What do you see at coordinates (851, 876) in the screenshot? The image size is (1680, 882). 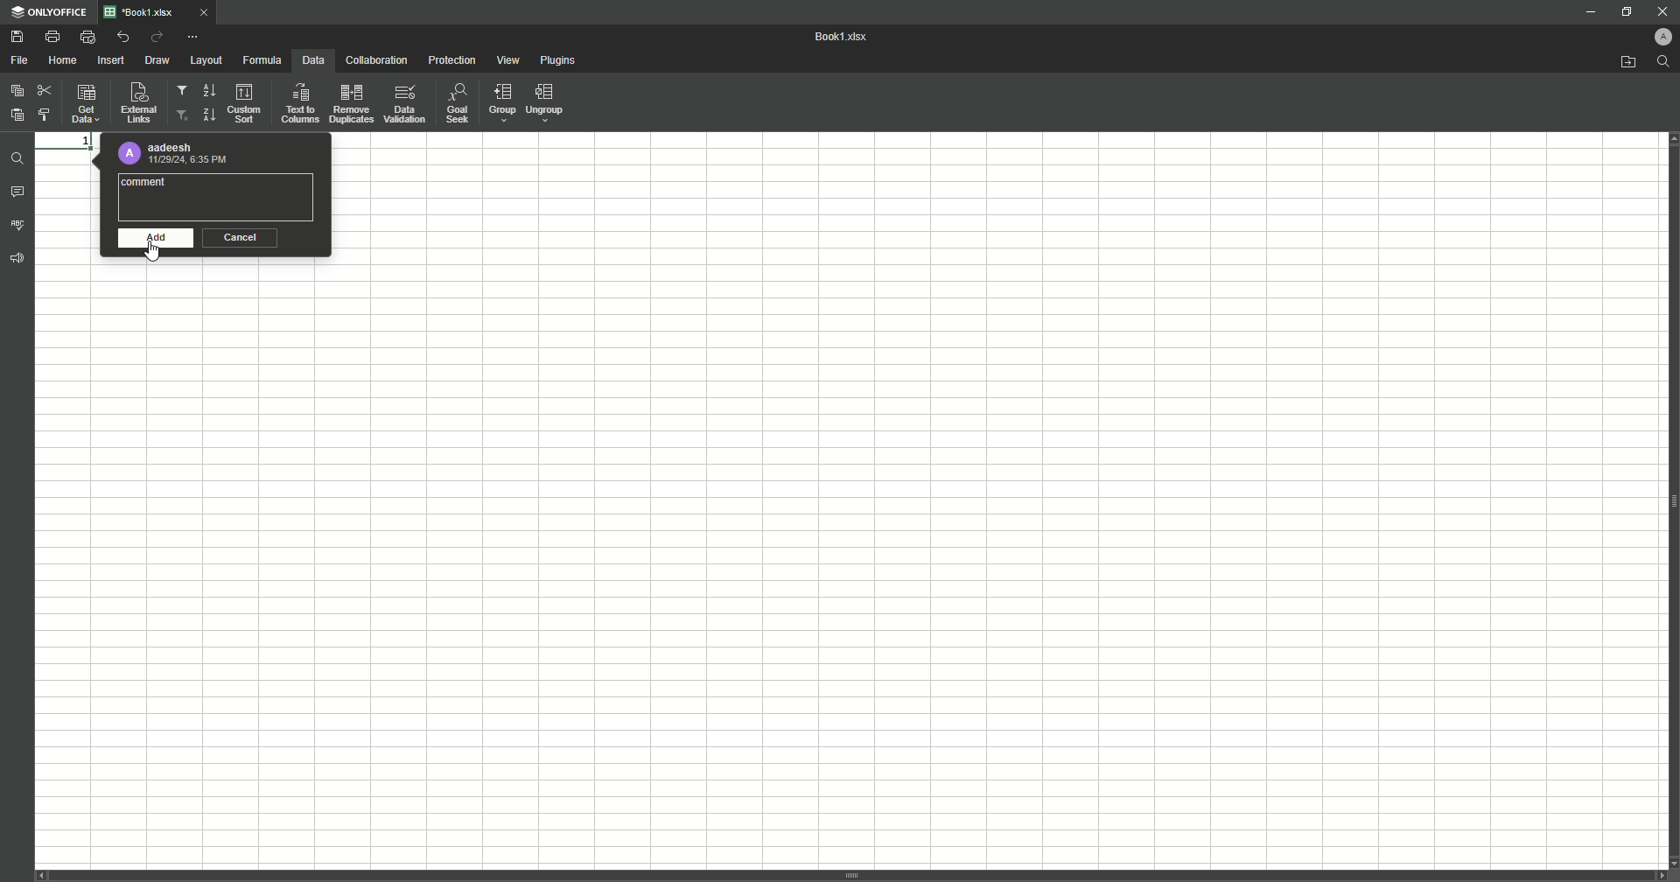 I see `vertical scroll bar` at bounding box center [851, 876].